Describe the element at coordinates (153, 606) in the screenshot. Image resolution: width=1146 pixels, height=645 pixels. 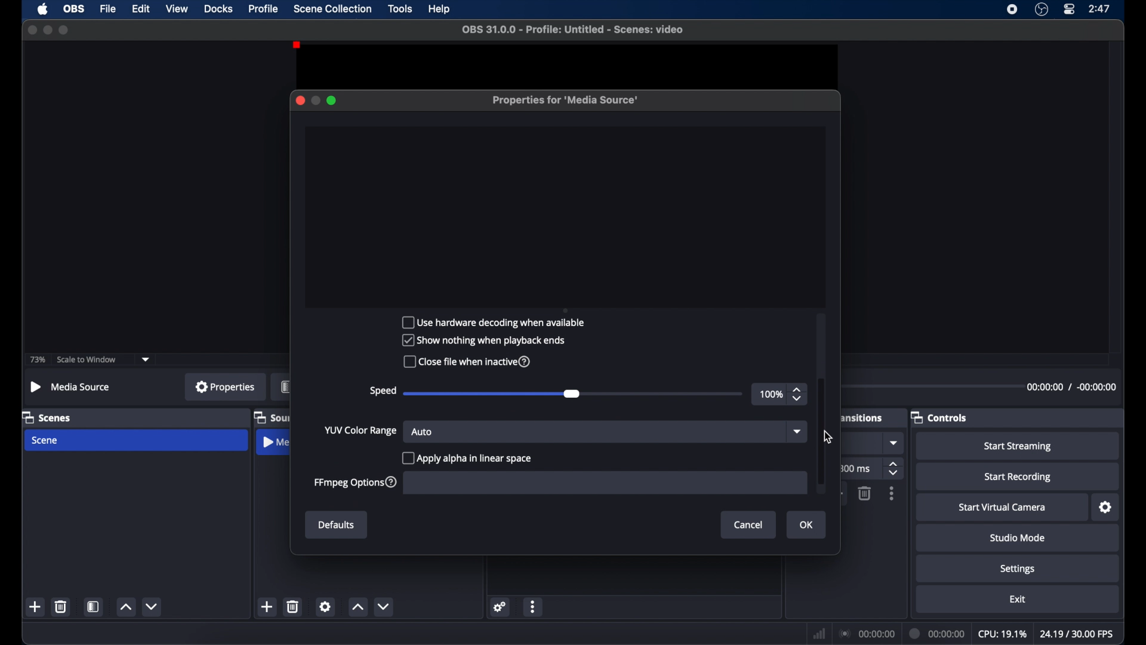
I see `decrement button` at that location.